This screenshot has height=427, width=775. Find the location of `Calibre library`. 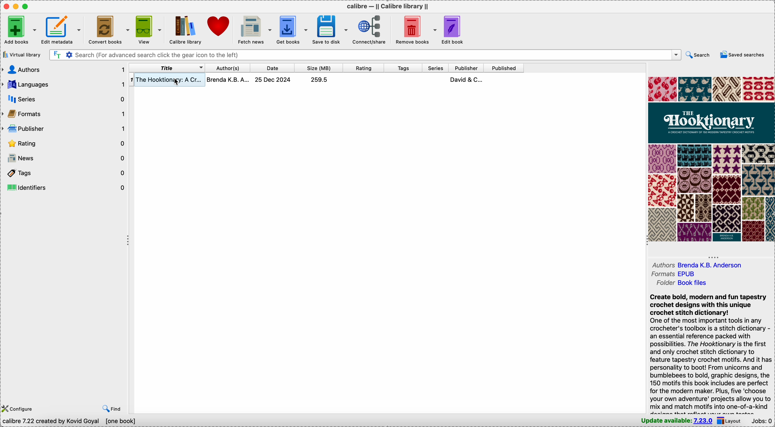

Calibre library is located at coordinates (183, 29).